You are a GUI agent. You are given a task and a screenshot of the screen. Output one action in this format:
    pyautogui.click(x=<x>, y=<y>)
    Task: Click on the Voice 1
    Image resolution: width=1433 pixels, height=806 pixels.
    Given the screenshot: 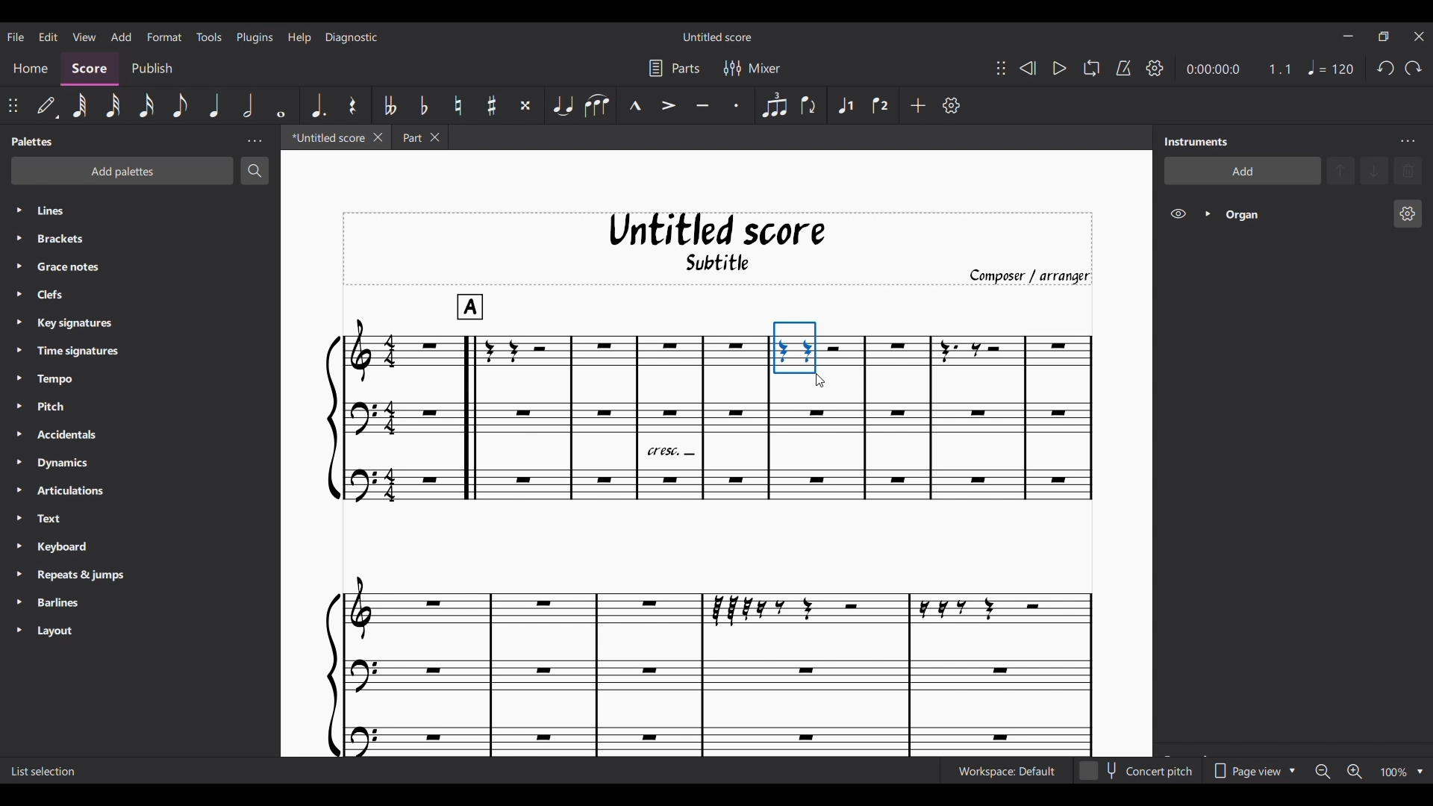 What is the action you would take?
    pyautogui.click(x=846, y=106)
    